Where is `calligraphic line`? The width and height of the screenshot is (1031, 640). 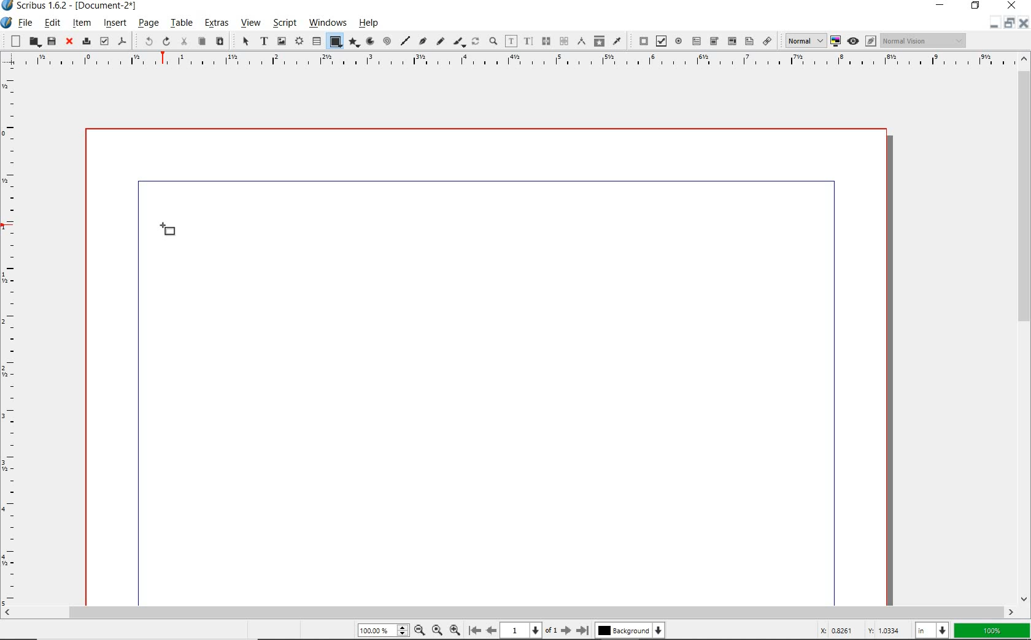
calligraphic line is located at coordinates (460, 42).